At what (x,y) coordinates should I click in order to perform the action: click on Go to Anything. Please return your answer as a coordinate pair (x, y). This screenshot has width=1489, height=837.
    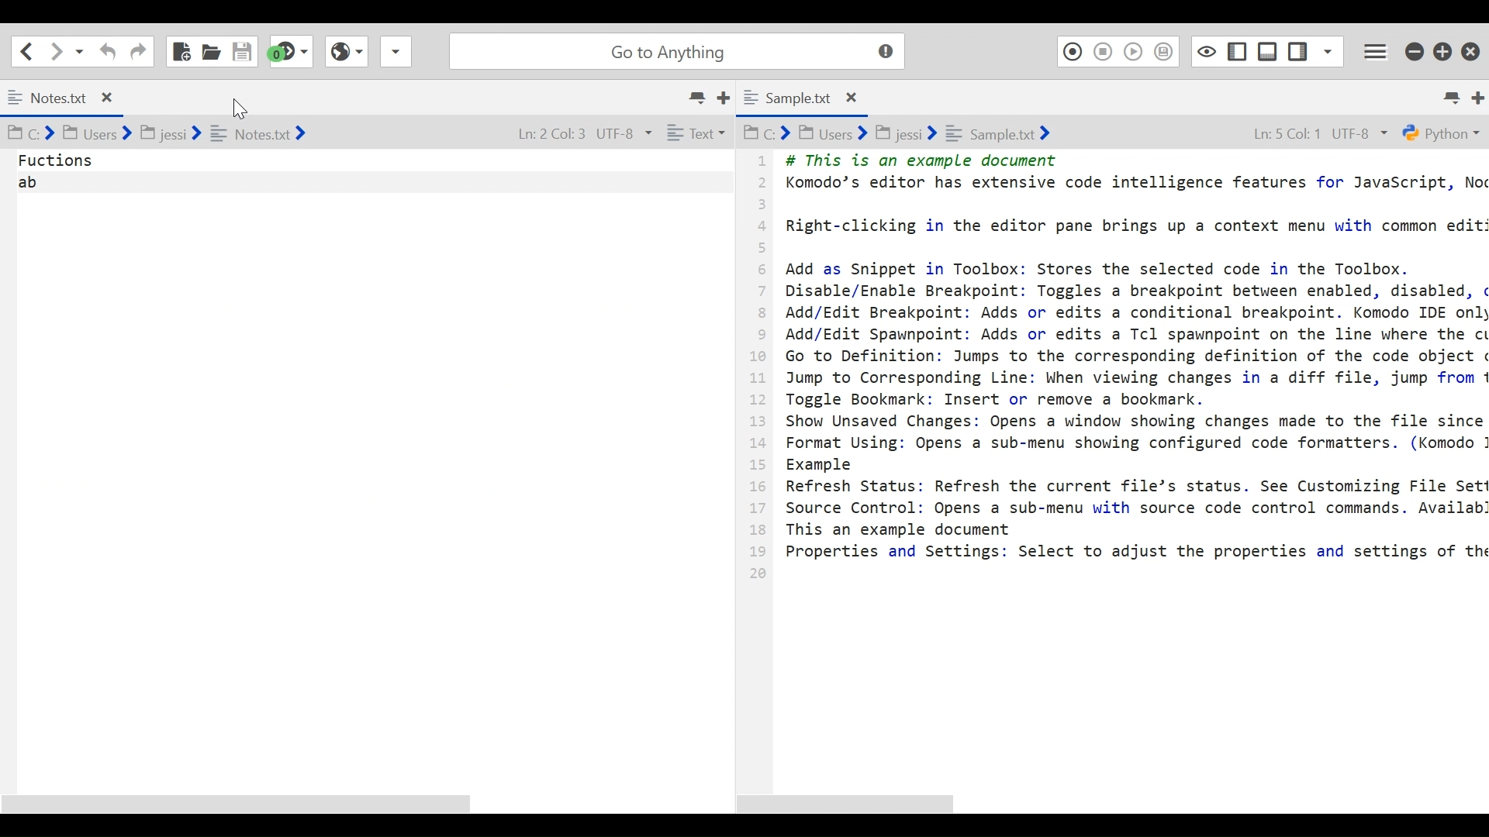
    Looking at the image, I should click on (681, 51).